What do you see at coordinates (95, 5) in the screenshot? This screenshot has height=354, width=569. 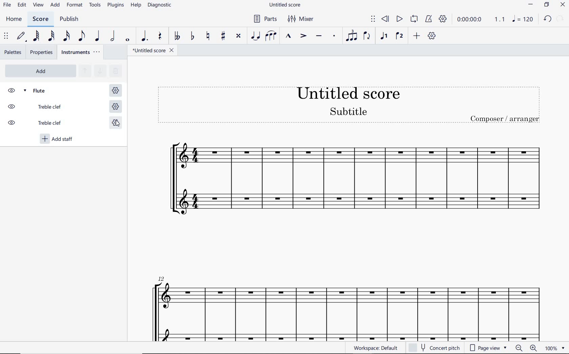 I see `TOOLS` at bounding box center [95, 5].